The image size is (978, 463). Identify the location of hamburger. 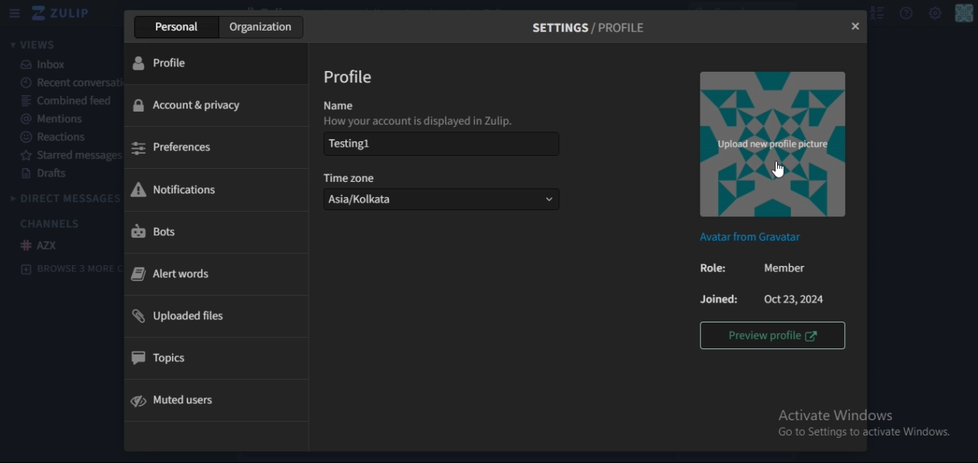
(14, 15).